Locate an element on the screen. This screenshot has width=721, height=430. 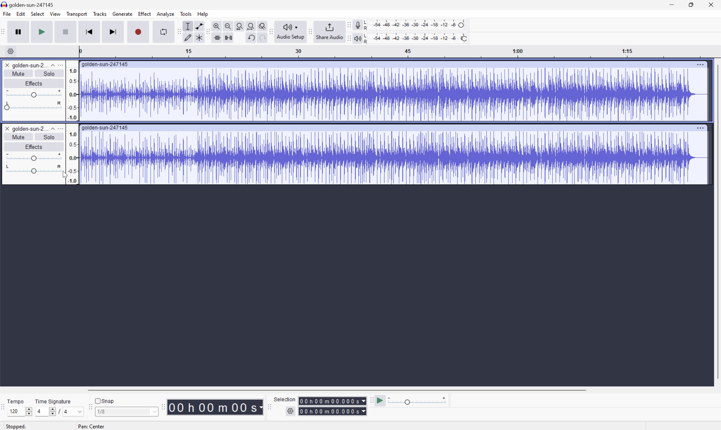
Zoom toggle is located at coordinates (261, 25).